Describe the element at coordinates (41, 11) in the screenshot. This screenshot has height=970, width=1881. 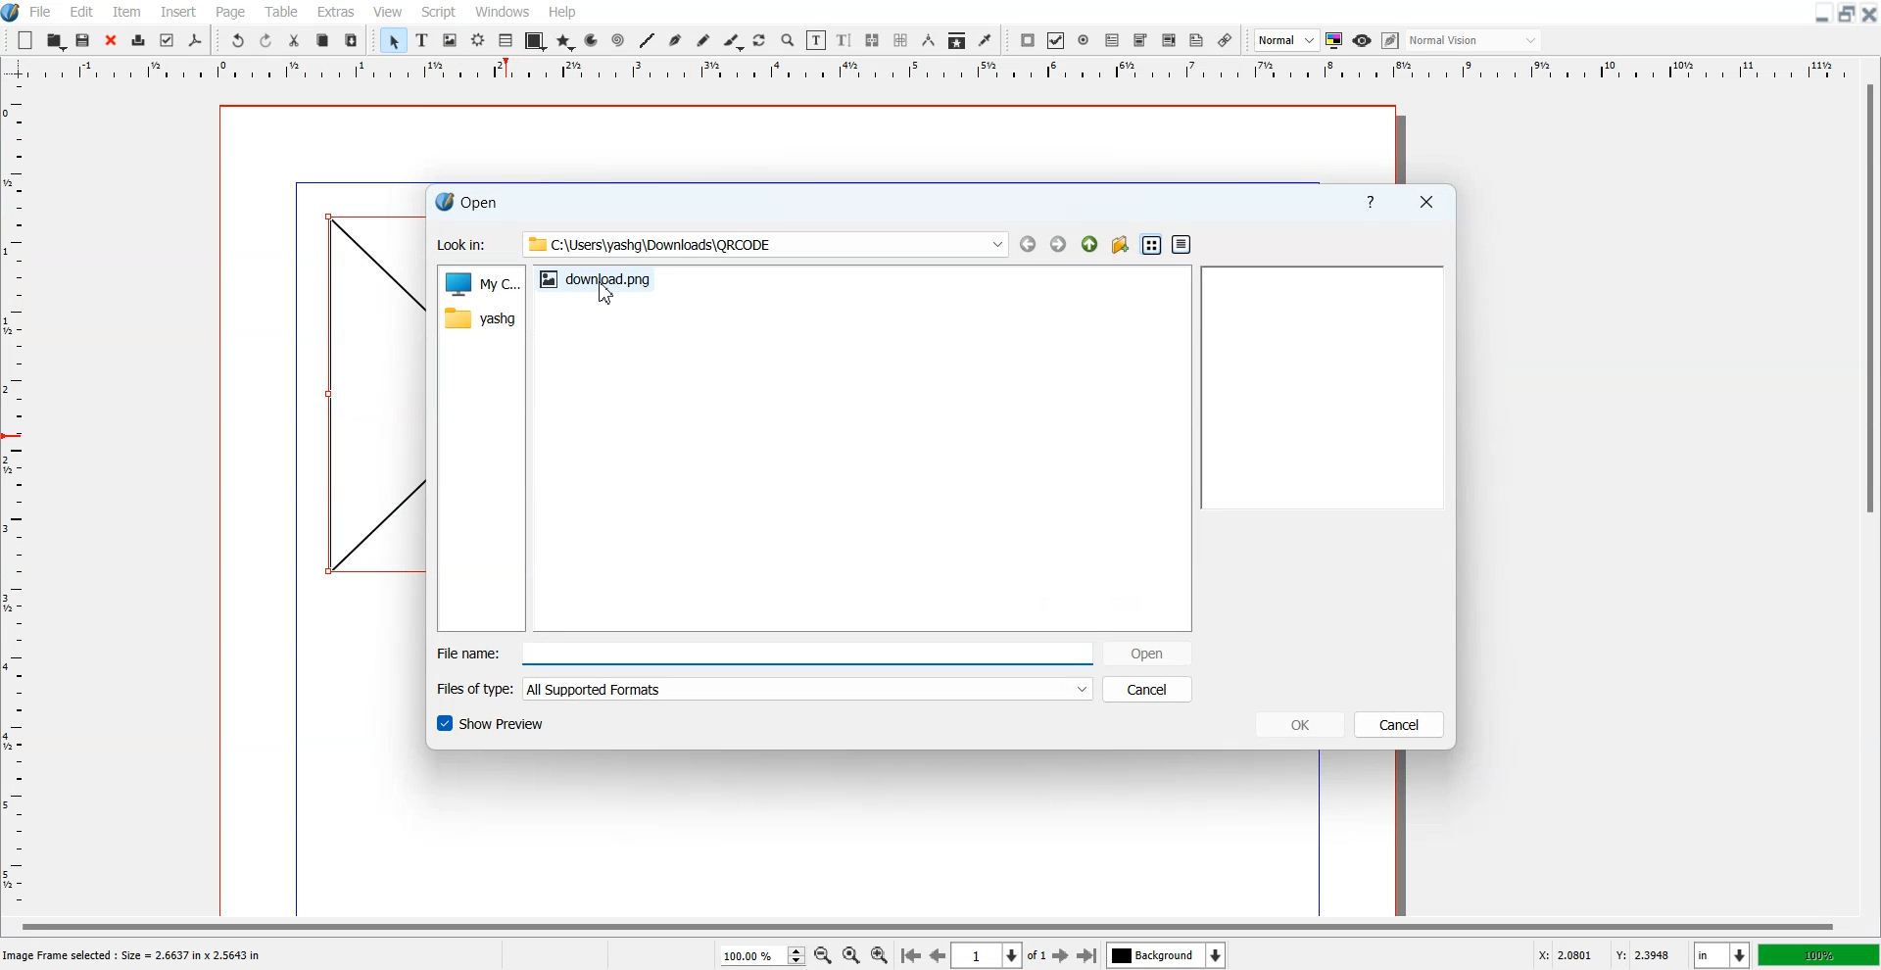
I see `File` at that location.